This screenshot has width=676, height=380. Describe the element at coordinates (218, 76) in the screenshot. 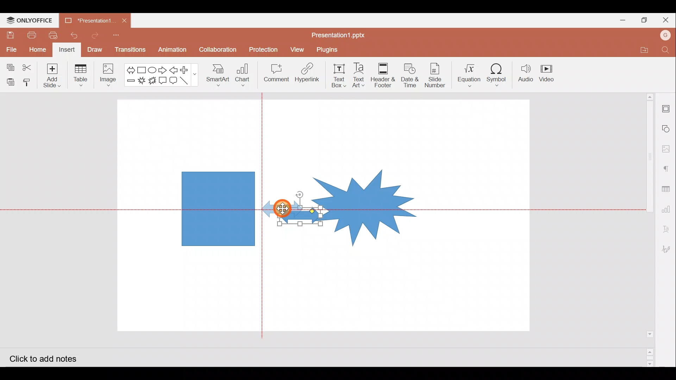

I see `SmartArt` at that location.